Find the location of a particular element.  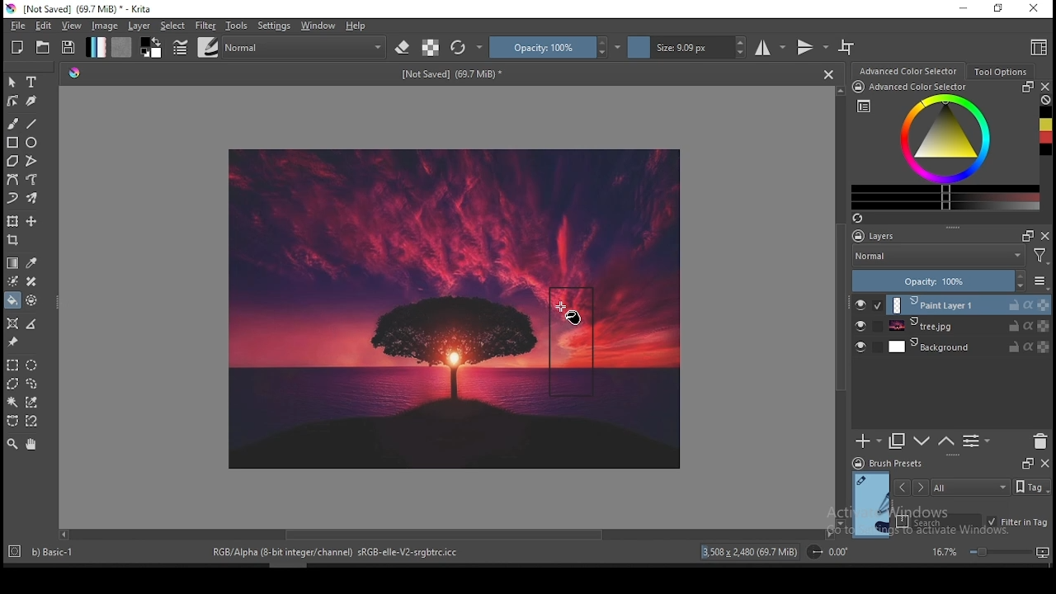

layer visibility on/off is located at coordinates (860, 346).